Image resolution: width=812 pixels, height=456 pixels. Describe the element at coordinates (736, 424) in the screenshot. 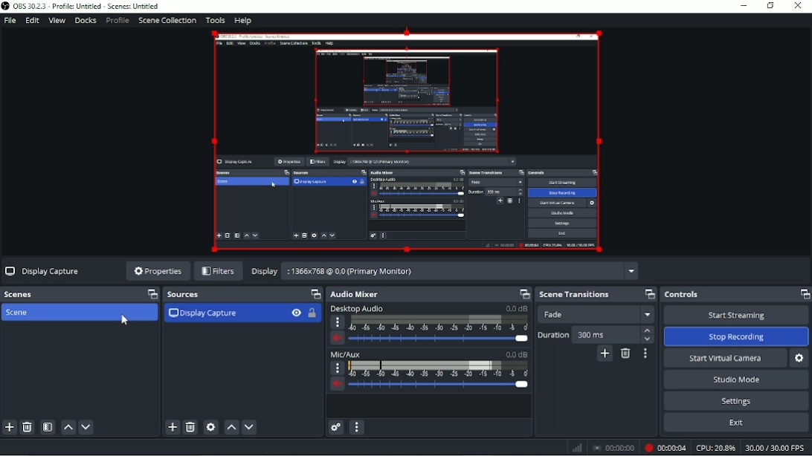

I see `Exit` at that location.